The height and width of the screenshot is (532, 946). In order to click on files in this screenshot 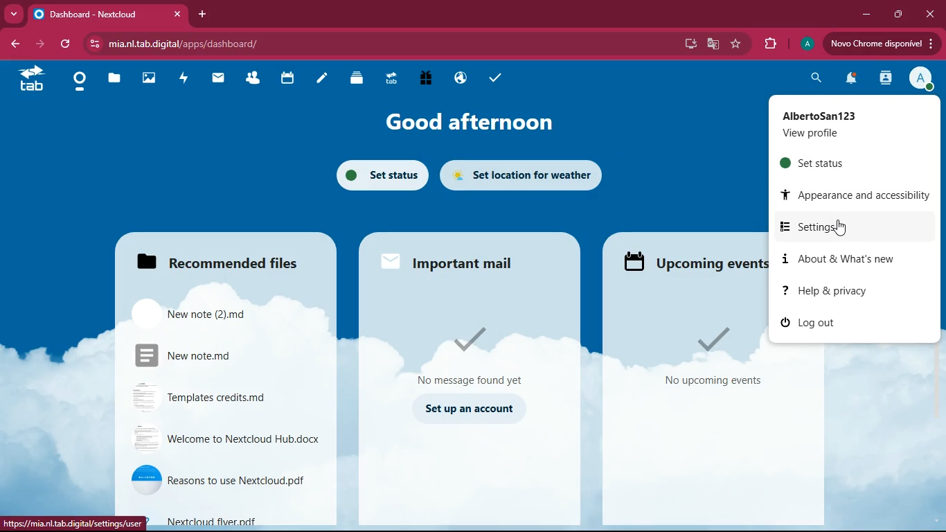, I will do `click(216, 260)`.